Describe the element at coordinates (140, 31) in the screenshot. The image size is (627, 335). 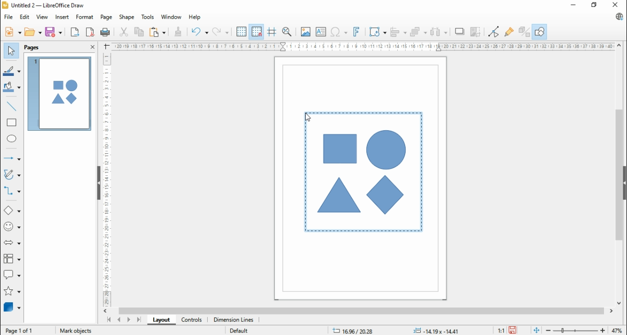
I see `copy` at that location.